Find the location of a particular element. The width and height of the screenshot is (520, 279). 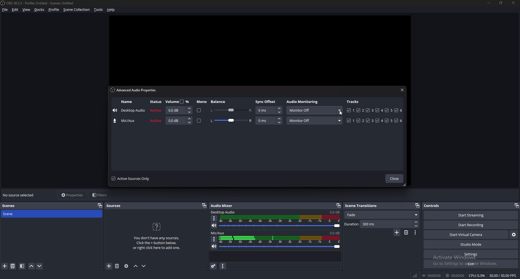

pop out is located at coordinates (100, 206).